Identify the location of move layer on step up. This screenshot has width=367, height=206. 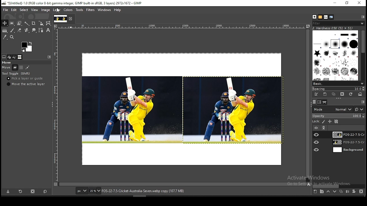
(328, 192).